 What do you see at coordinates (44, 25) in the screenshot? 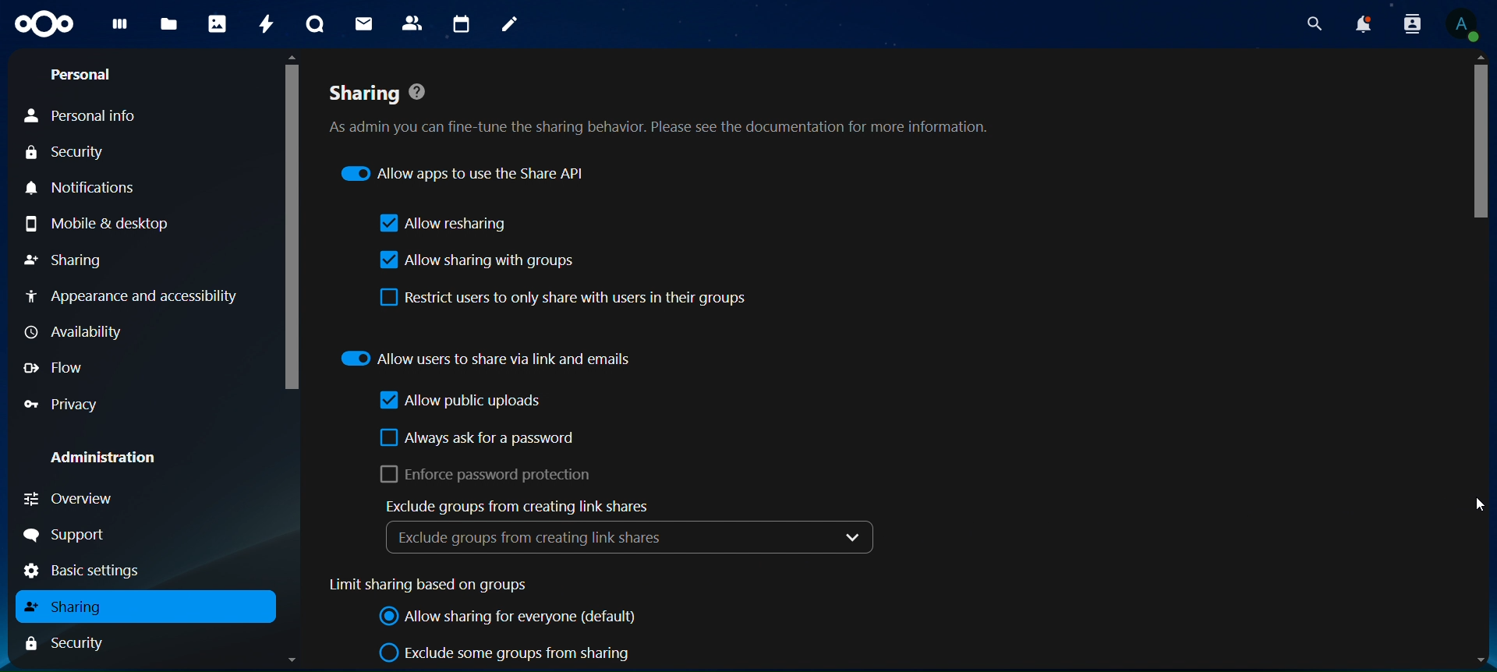
I see `Icon` at bounding box center [44, 25].